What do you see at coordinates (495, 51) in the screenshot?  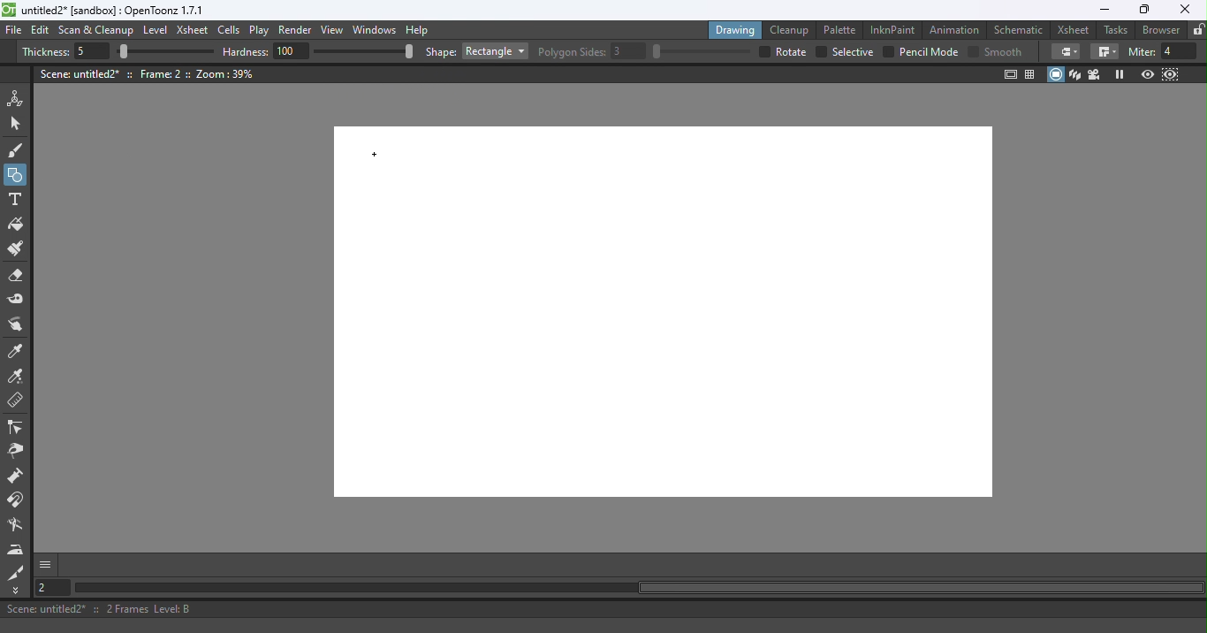 I see `Rectangle ` at bounding box center [495, 51].